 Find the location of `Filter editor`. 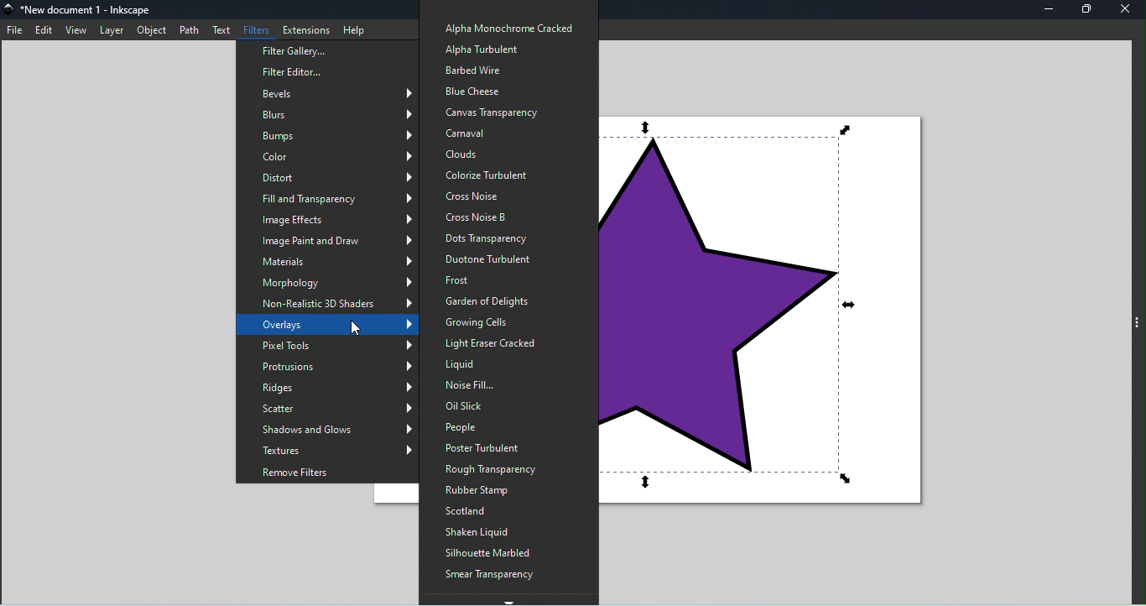

Filter editor is located at coordinates (308, 74).